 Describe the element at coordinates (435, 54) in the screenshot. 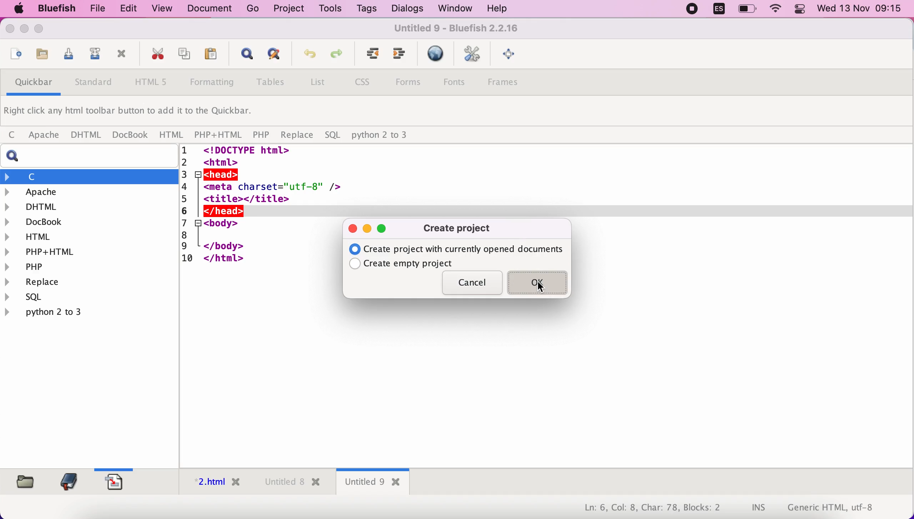

I see `preview in browser` at that location.